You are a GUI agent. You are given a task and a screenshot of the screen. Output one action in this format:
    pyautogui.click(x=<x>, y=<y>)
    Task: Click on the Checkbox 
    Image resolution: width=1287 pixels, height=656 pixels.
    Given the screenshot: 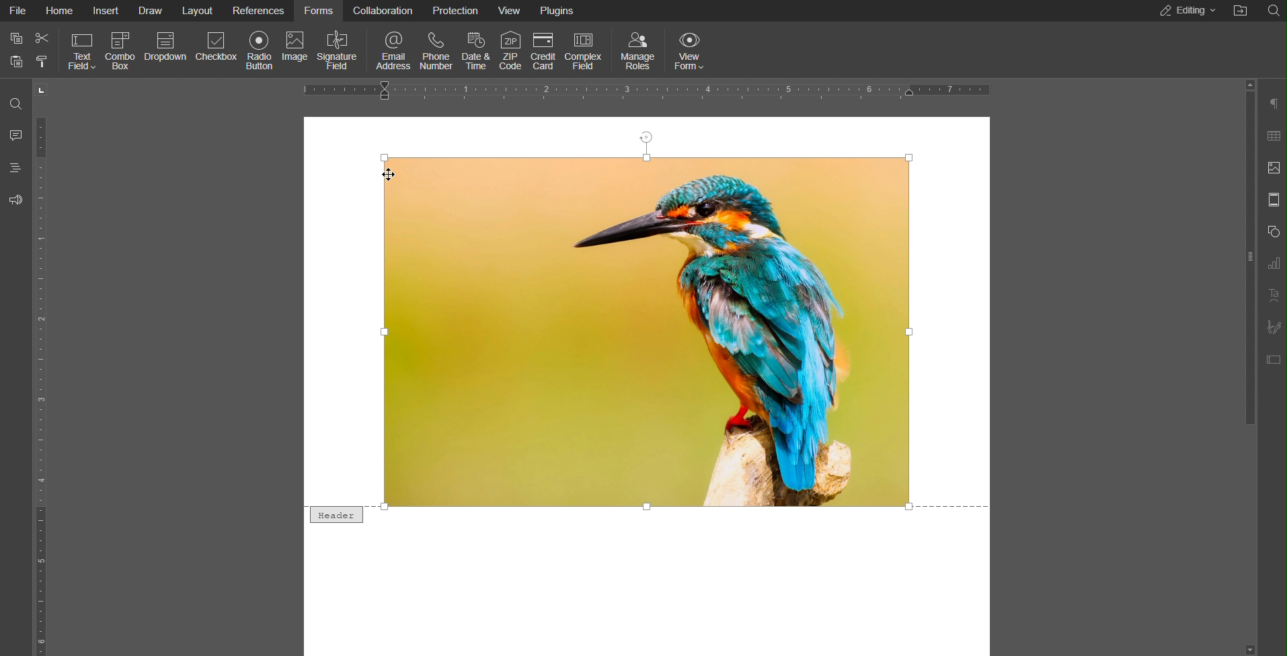 What is the action you would take?
    pyautogui.click(x=216, y=50)
    